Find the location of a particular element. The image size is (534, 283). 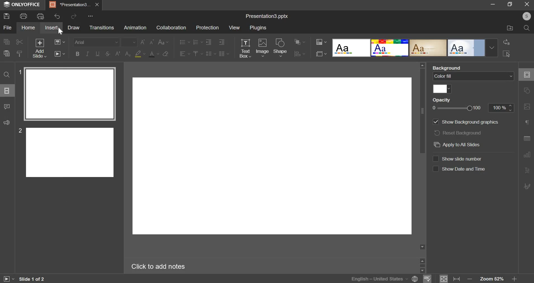

line spacing is located at coordinates (211, 54).